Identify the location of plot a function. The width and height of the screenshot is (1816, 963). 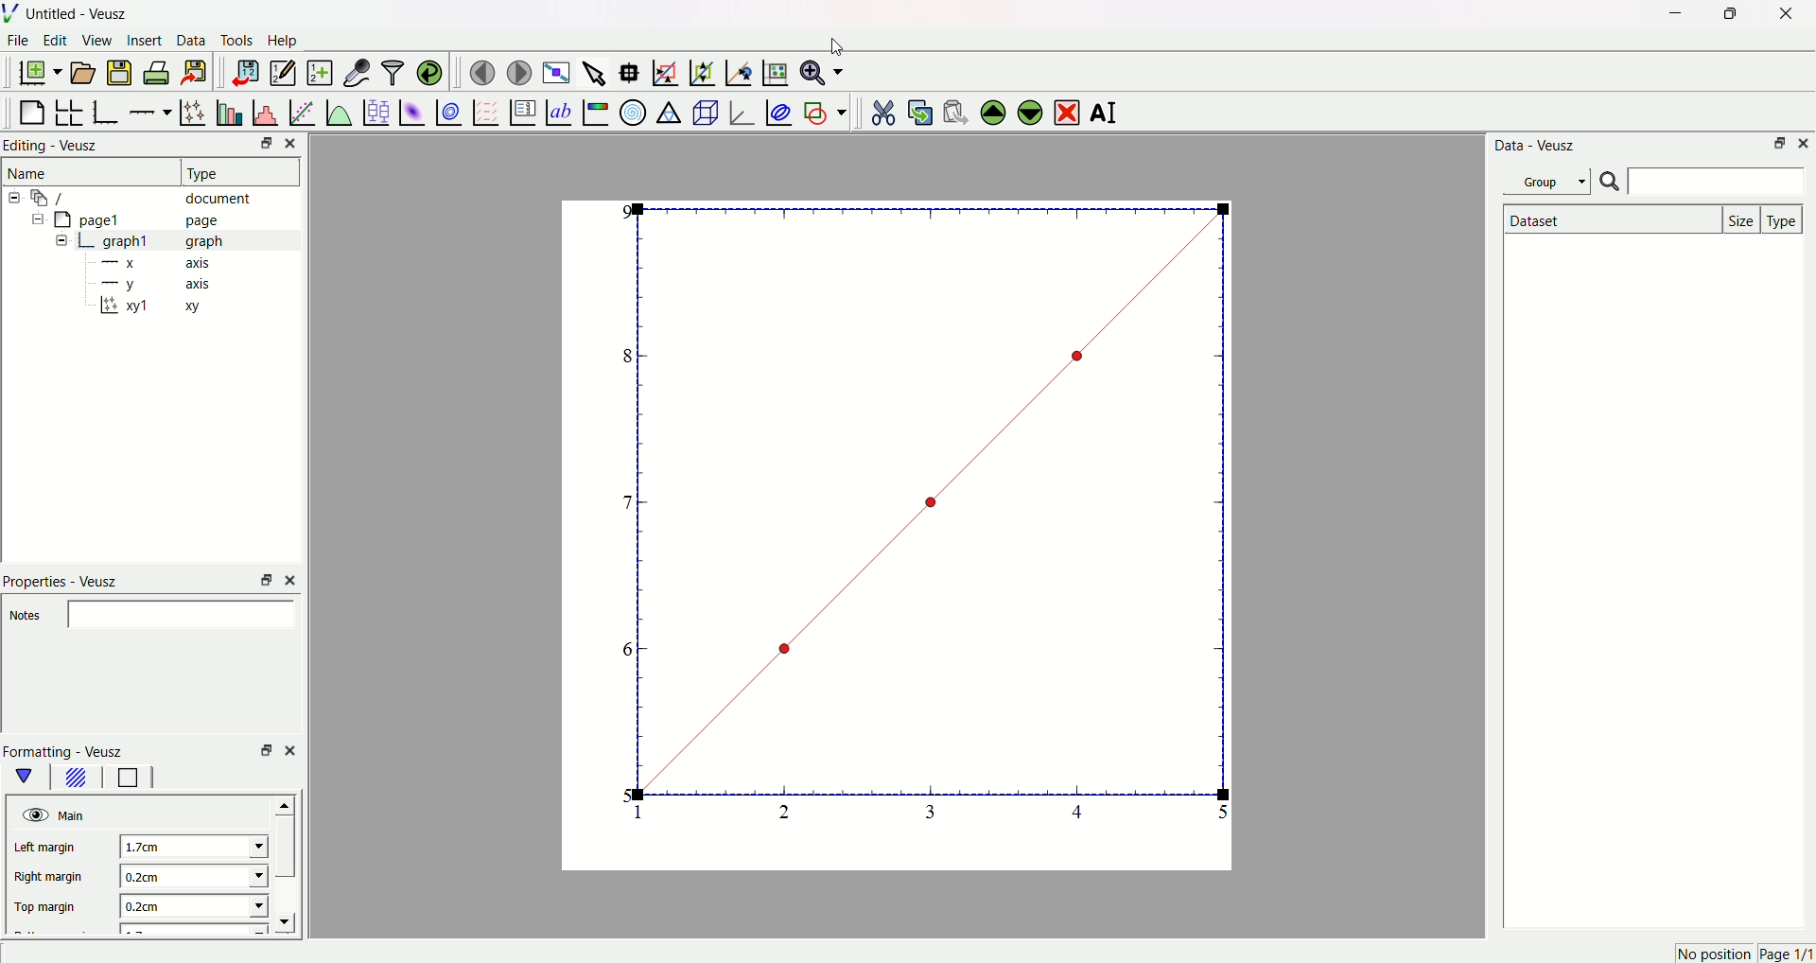
(338, 112).